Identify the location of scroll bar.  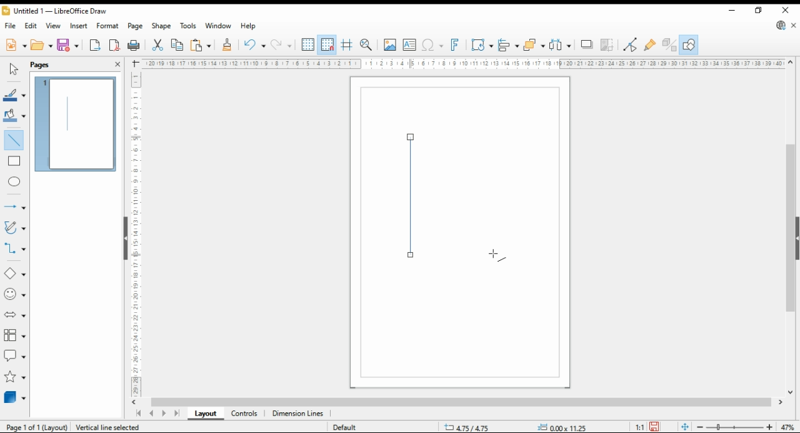
(121, 237).